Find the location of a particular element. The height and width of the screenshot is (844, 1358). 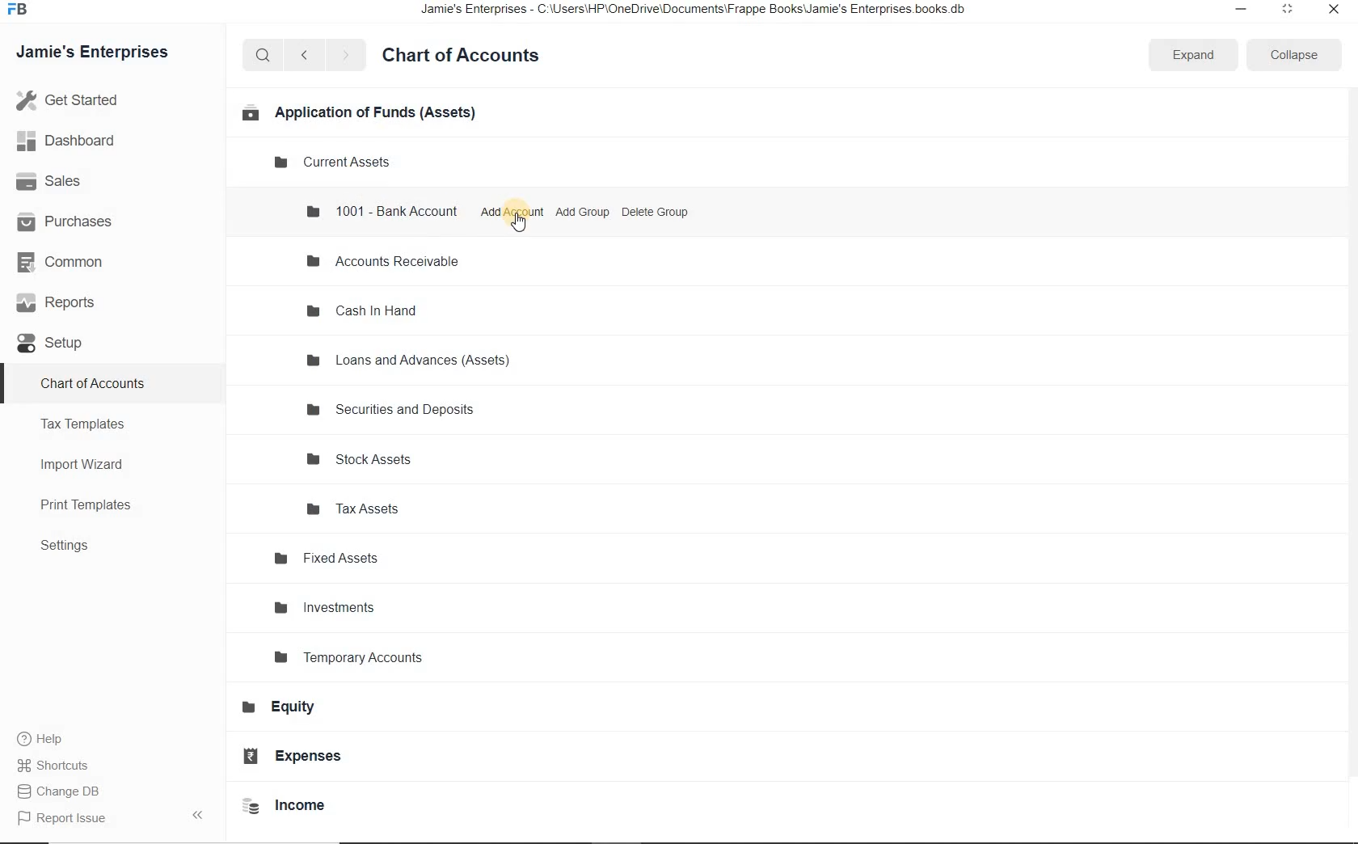

Chart of Accounts is located at coordinates (467, 56).